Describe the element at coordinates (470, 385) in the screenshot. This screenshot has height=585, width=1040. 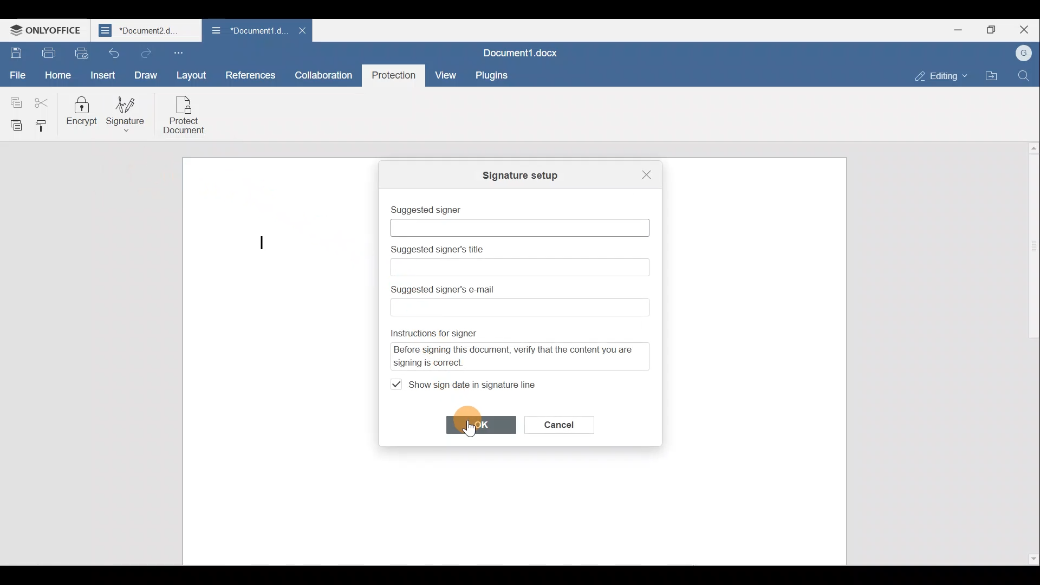
I see `Show sign date in signature line` at that location.